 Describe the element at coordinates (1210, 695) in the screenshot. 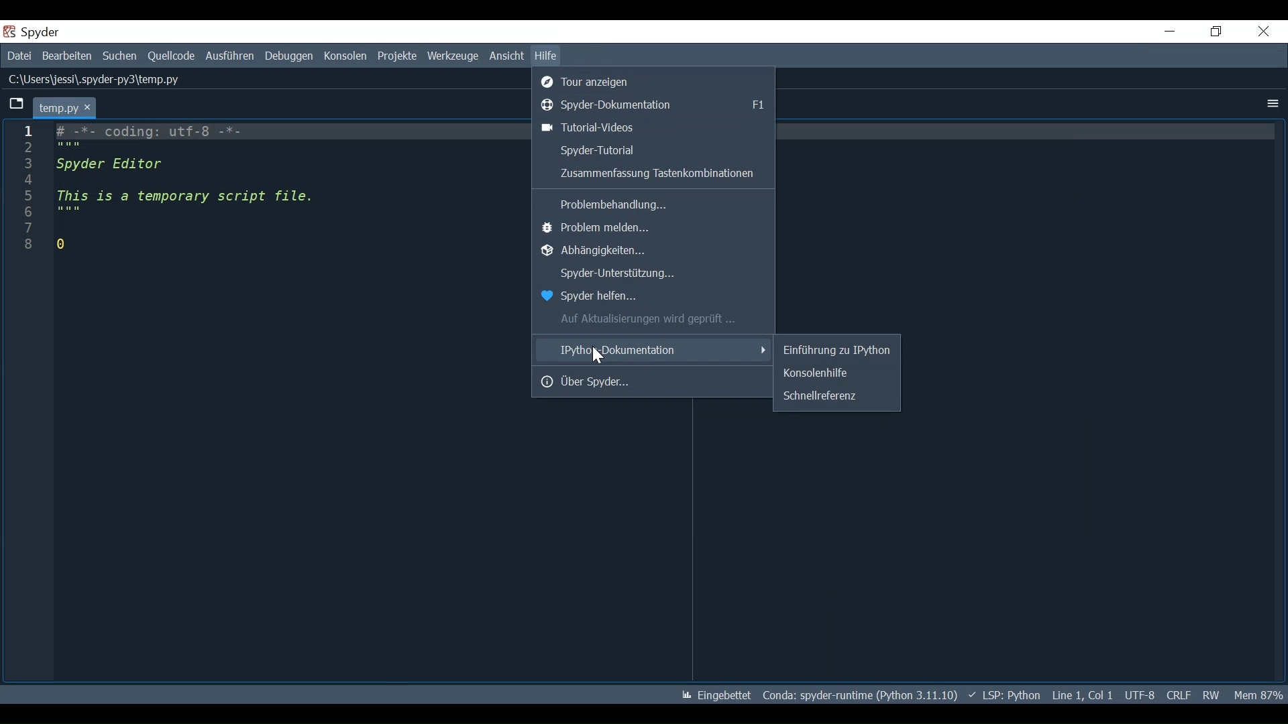

I see `RW` at that location.